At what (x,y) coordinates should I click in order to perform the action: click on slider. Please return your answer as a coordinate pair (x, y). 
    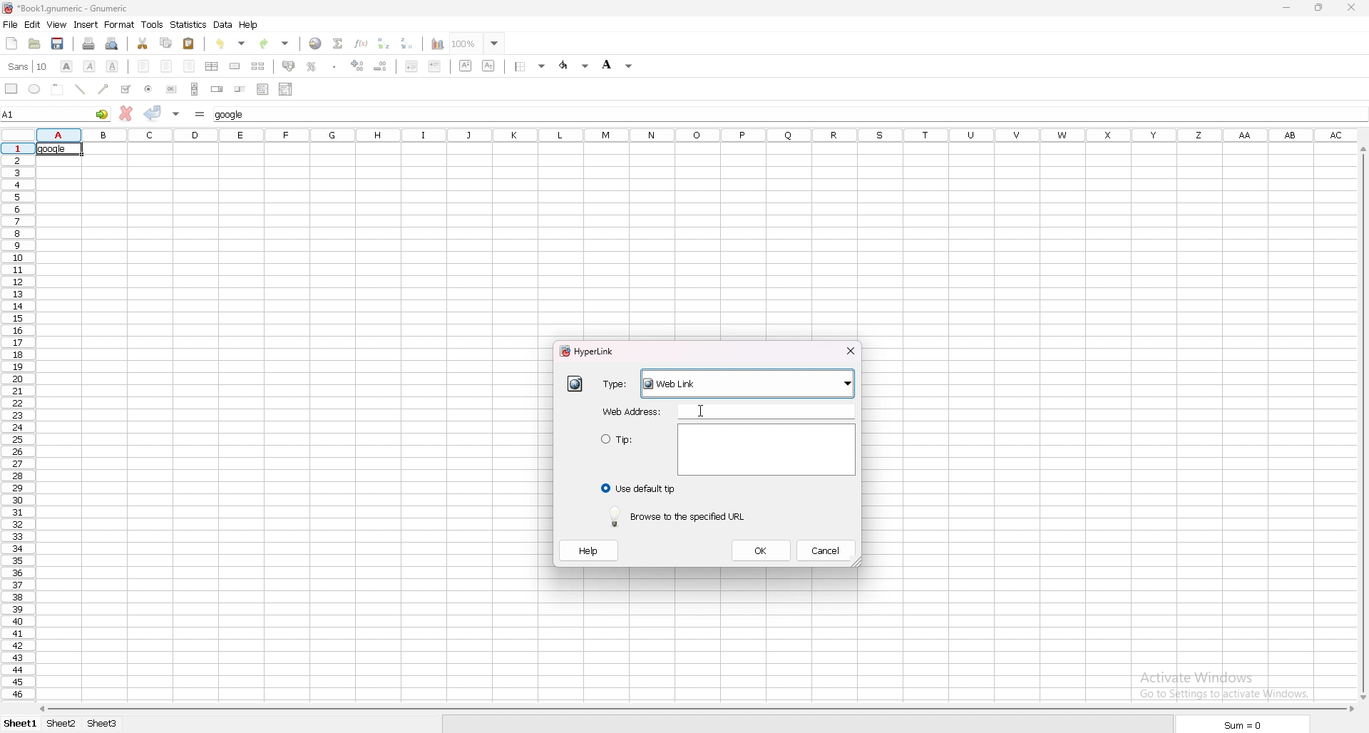
    Looking at the image, I should click on (240, 88).